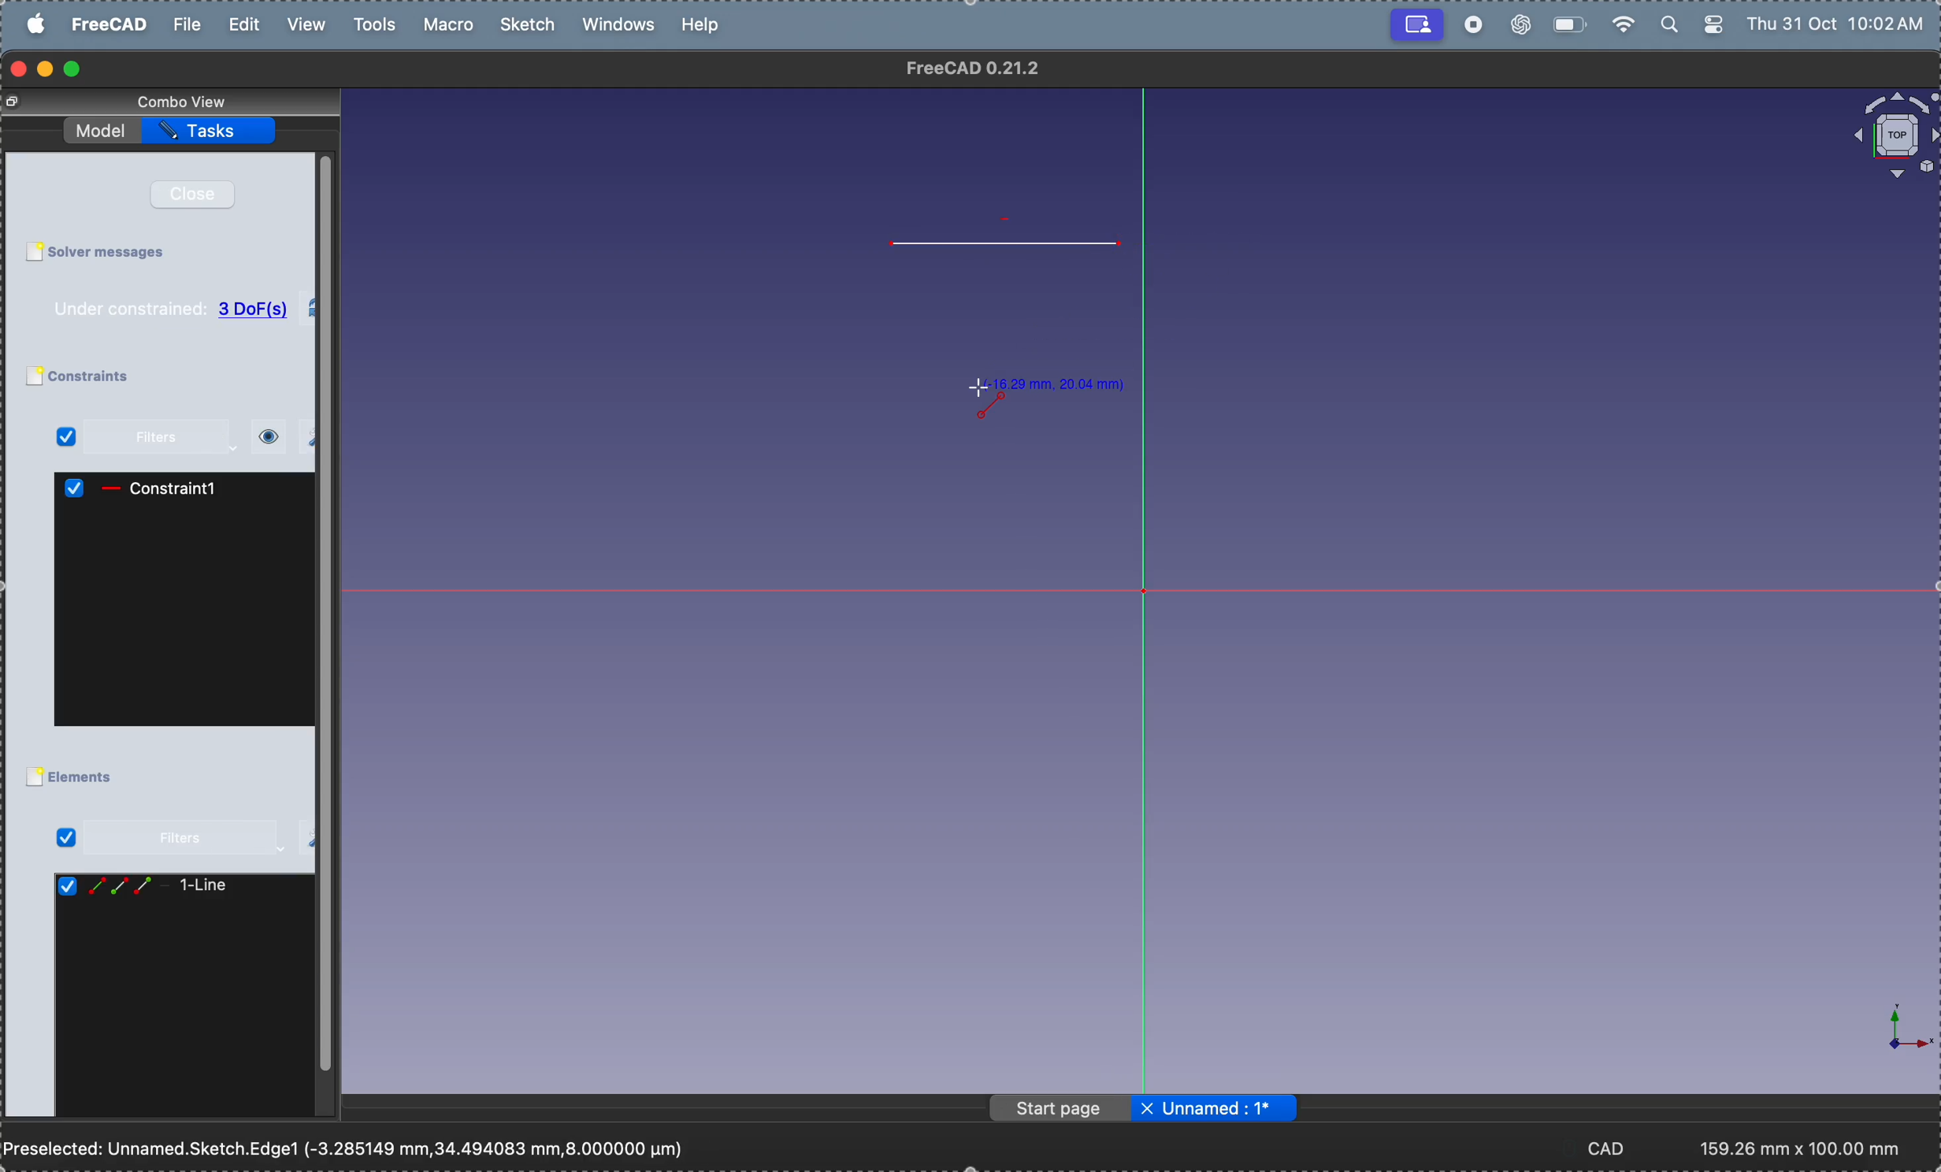 The height and width of the screenshot is (1172, 1941). What do you see at coordinates (1127, 246) in the screenshot?
I see `point 2` at bounding box center [1127, 246].